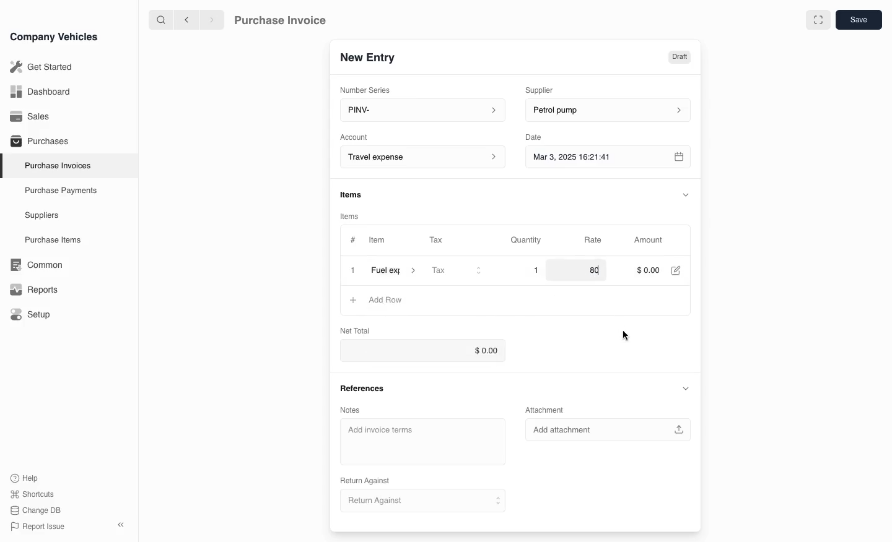 This screenshot has height=542, width=892. What do you see at coordinates (534, 137) in the screenshot?
I see `Date` at bounding box center [534, 137].